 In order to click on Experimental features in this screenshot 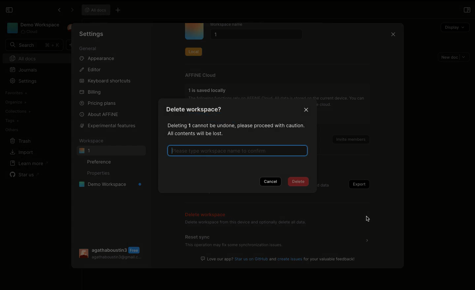, I will do `click(106, 125)`.